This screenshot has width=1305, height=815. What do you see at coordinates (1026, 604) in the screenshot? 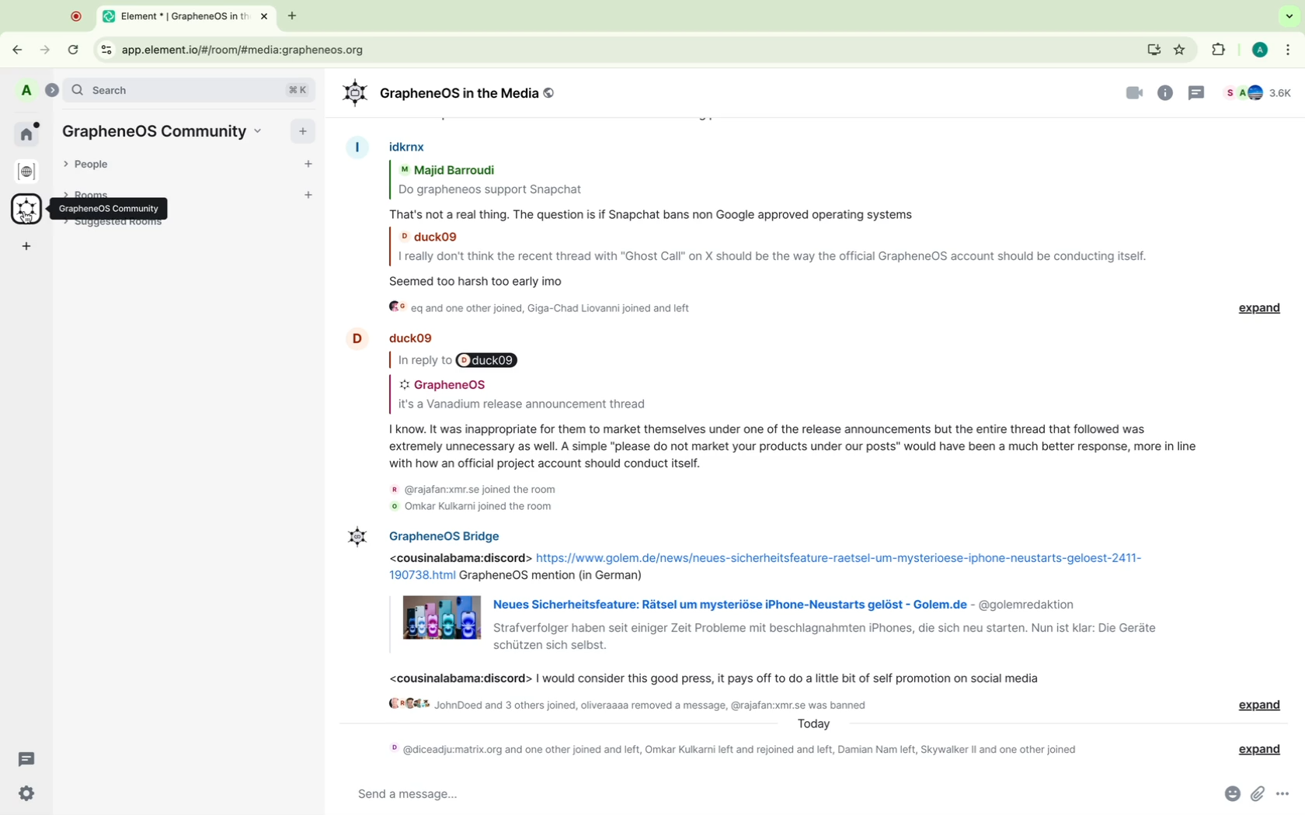
I see `@golemredaktion` at bounding box center [1026, 604].